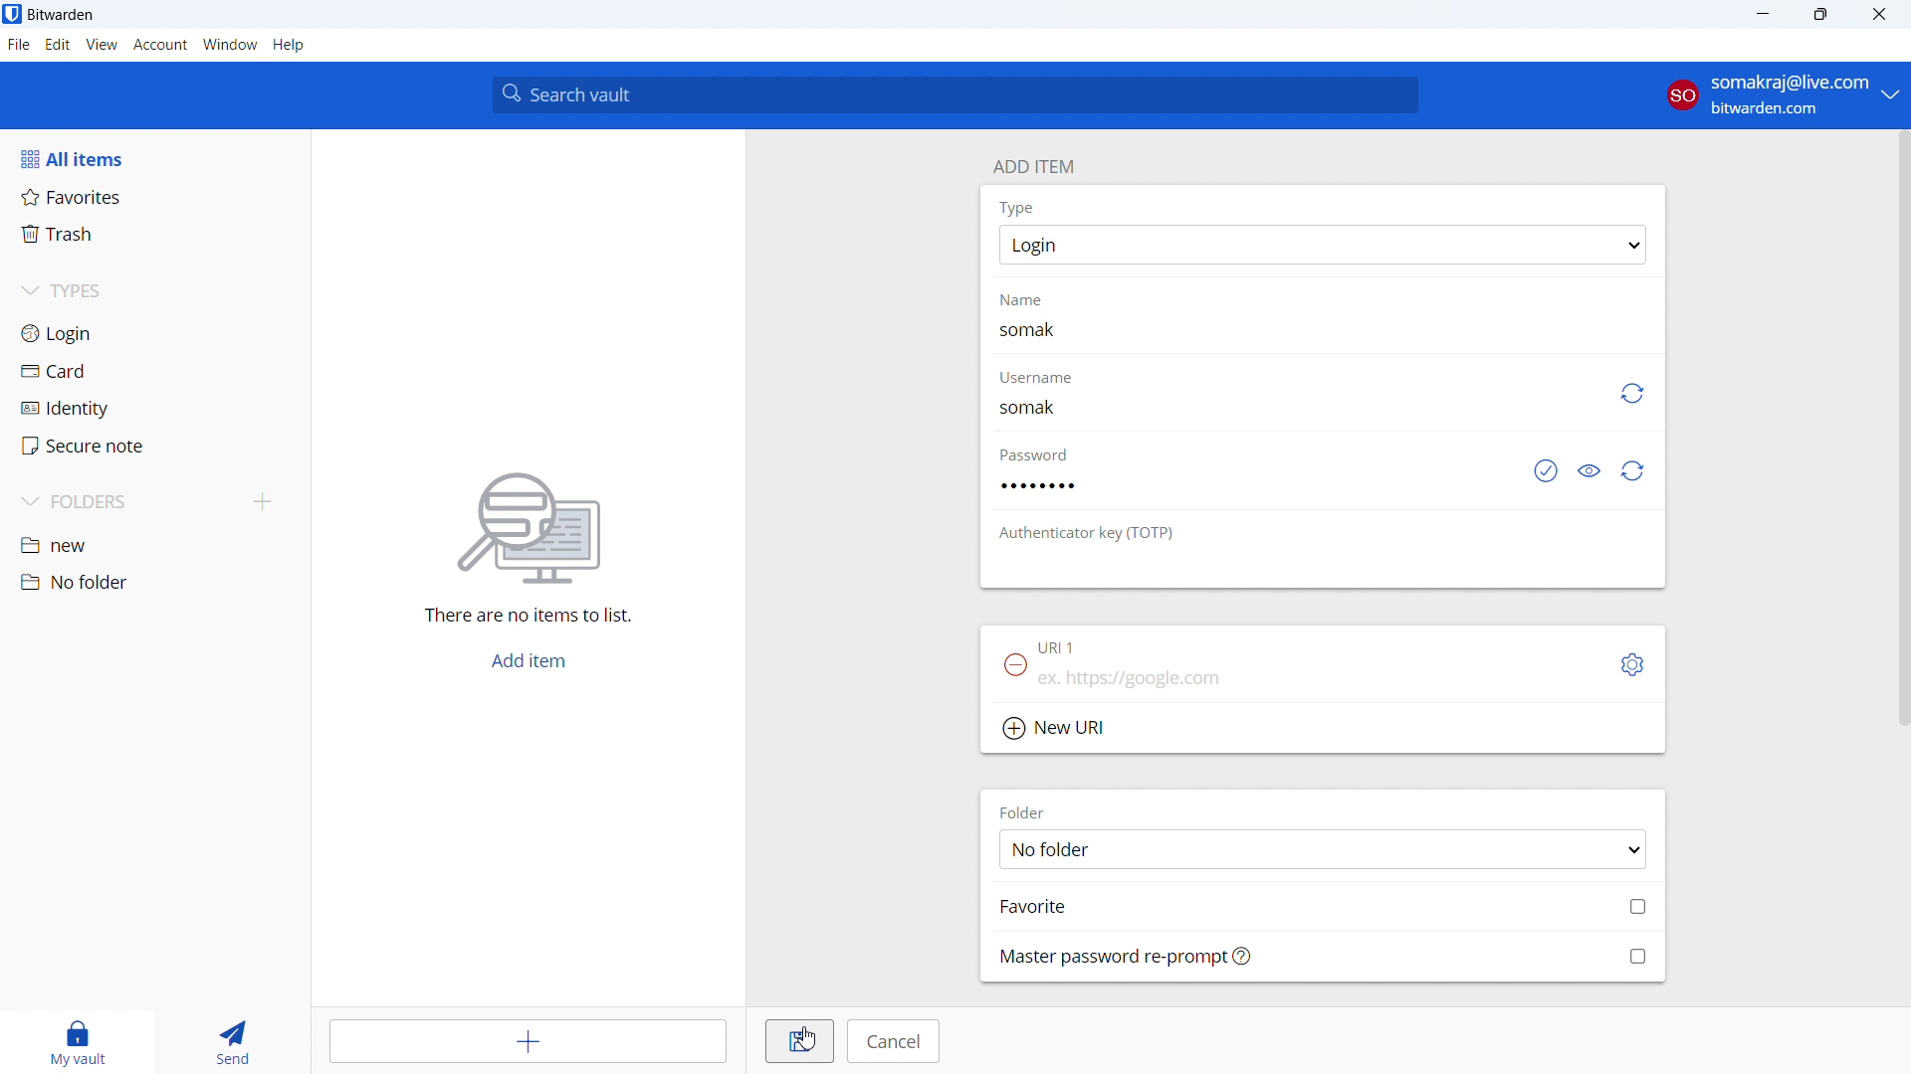 This screenshot has width=1911, height=1074. Describe the element at coordinates (154, 158) in the screenshot. I see `all items` at that location.